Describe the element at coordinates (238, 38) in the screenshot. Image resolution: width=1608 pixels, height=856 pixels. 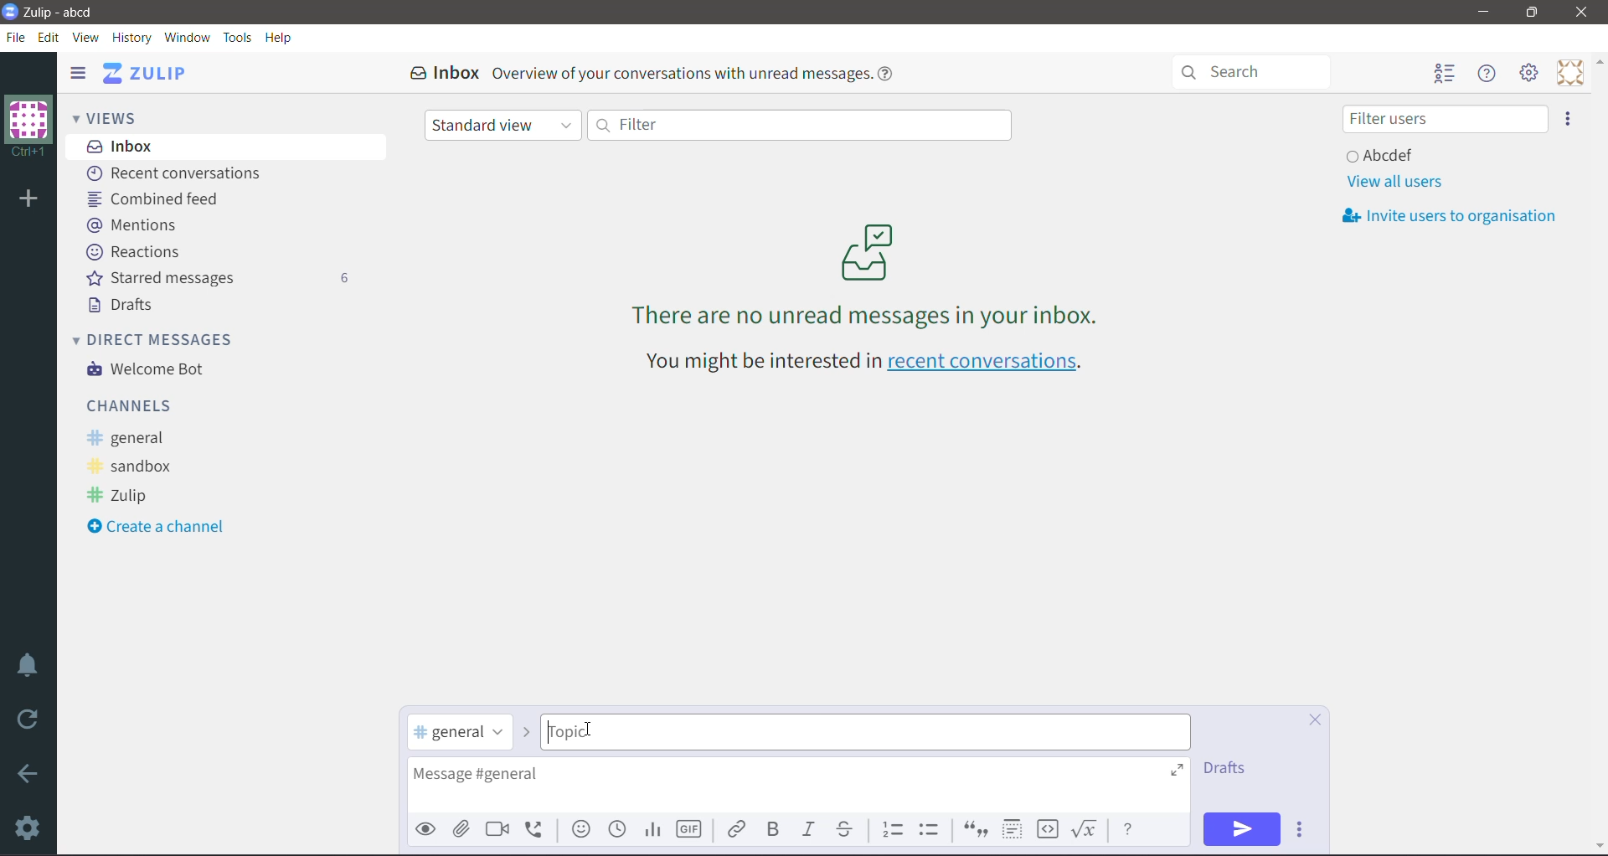
I see `Tools` at that location.